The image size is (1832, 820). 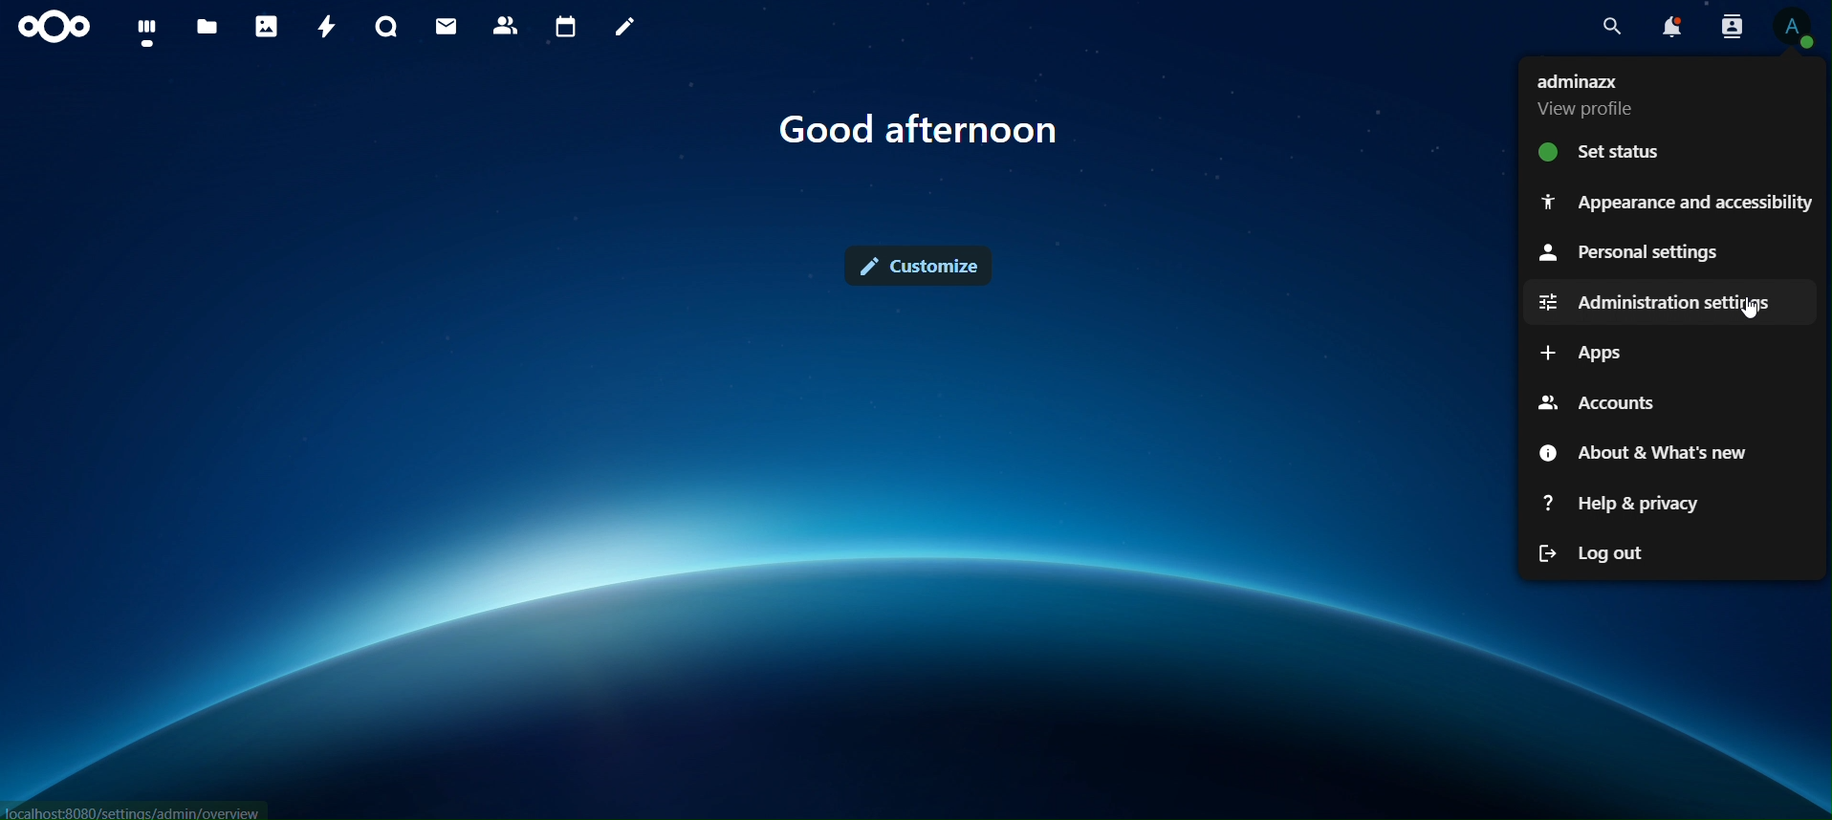 What do you see at coordinates (207, 28) in the screenshot?
I see `files` at bounding box center [207, 28].